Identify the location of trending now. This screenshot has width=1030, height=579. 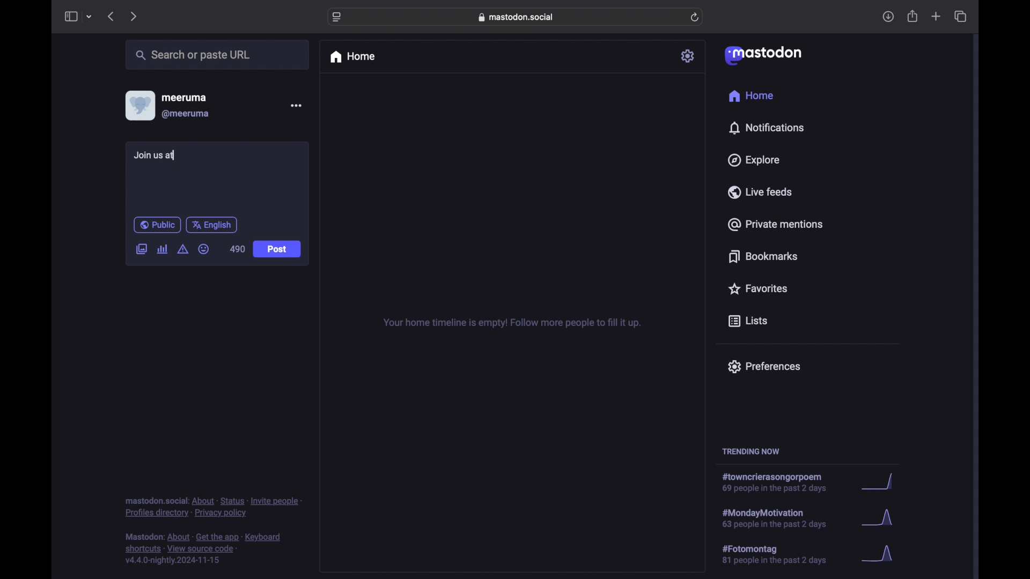
(751, 451).